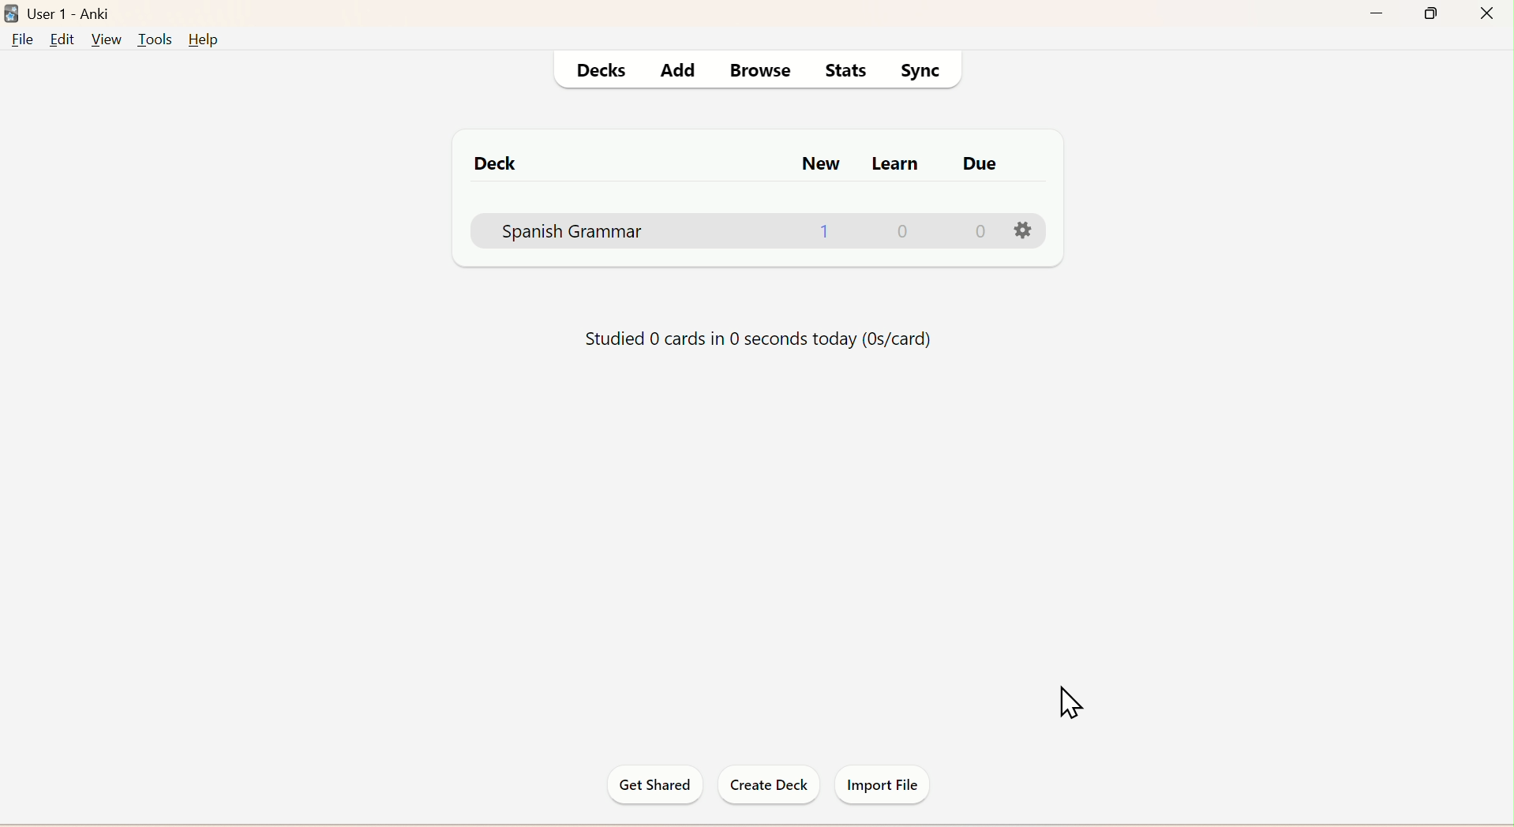  I want to click on Add, so click(676, 69).